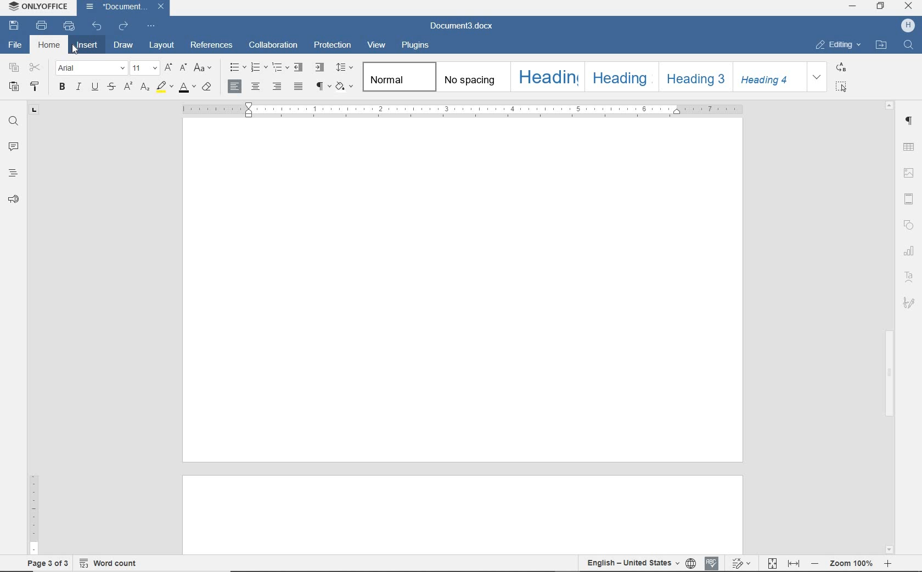  What do you see at coordinates (42, 26) in the screenshot?
I see `PRINT` at bounding box center [42, 26].